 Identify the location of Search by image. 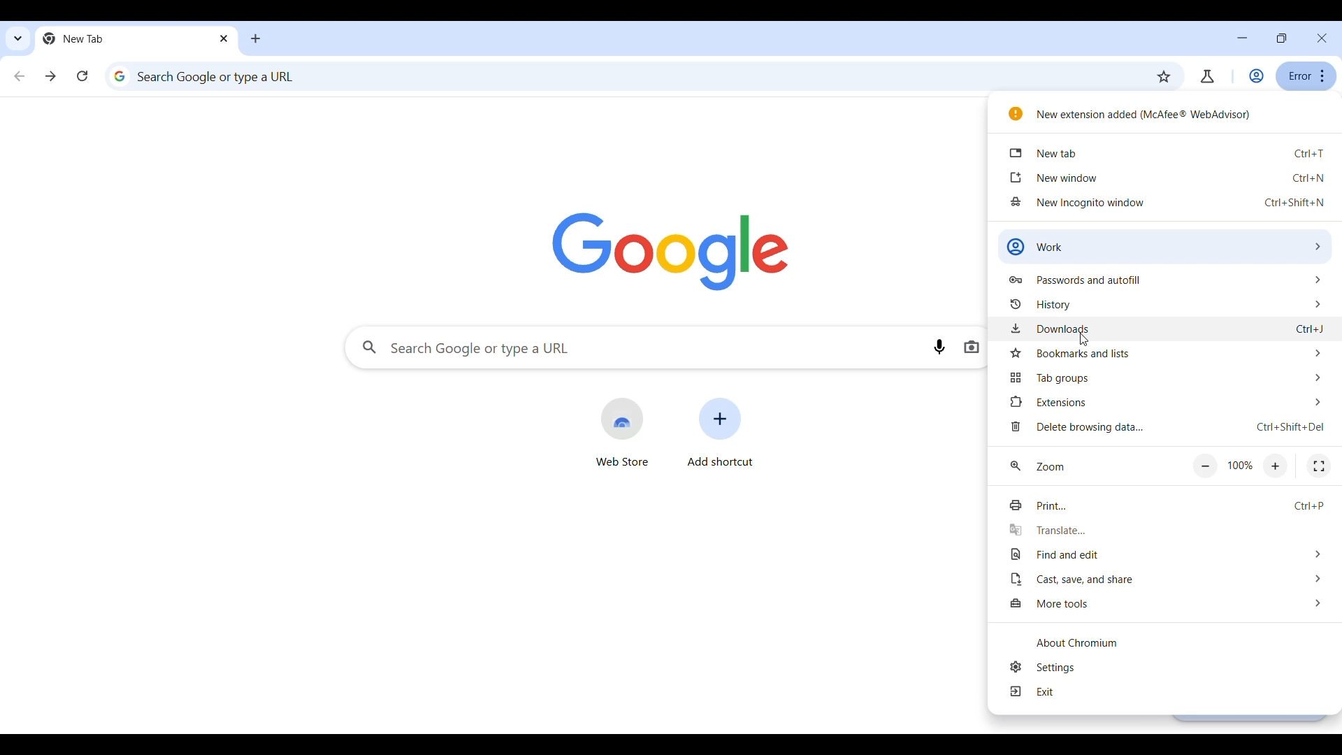
(972, 347).